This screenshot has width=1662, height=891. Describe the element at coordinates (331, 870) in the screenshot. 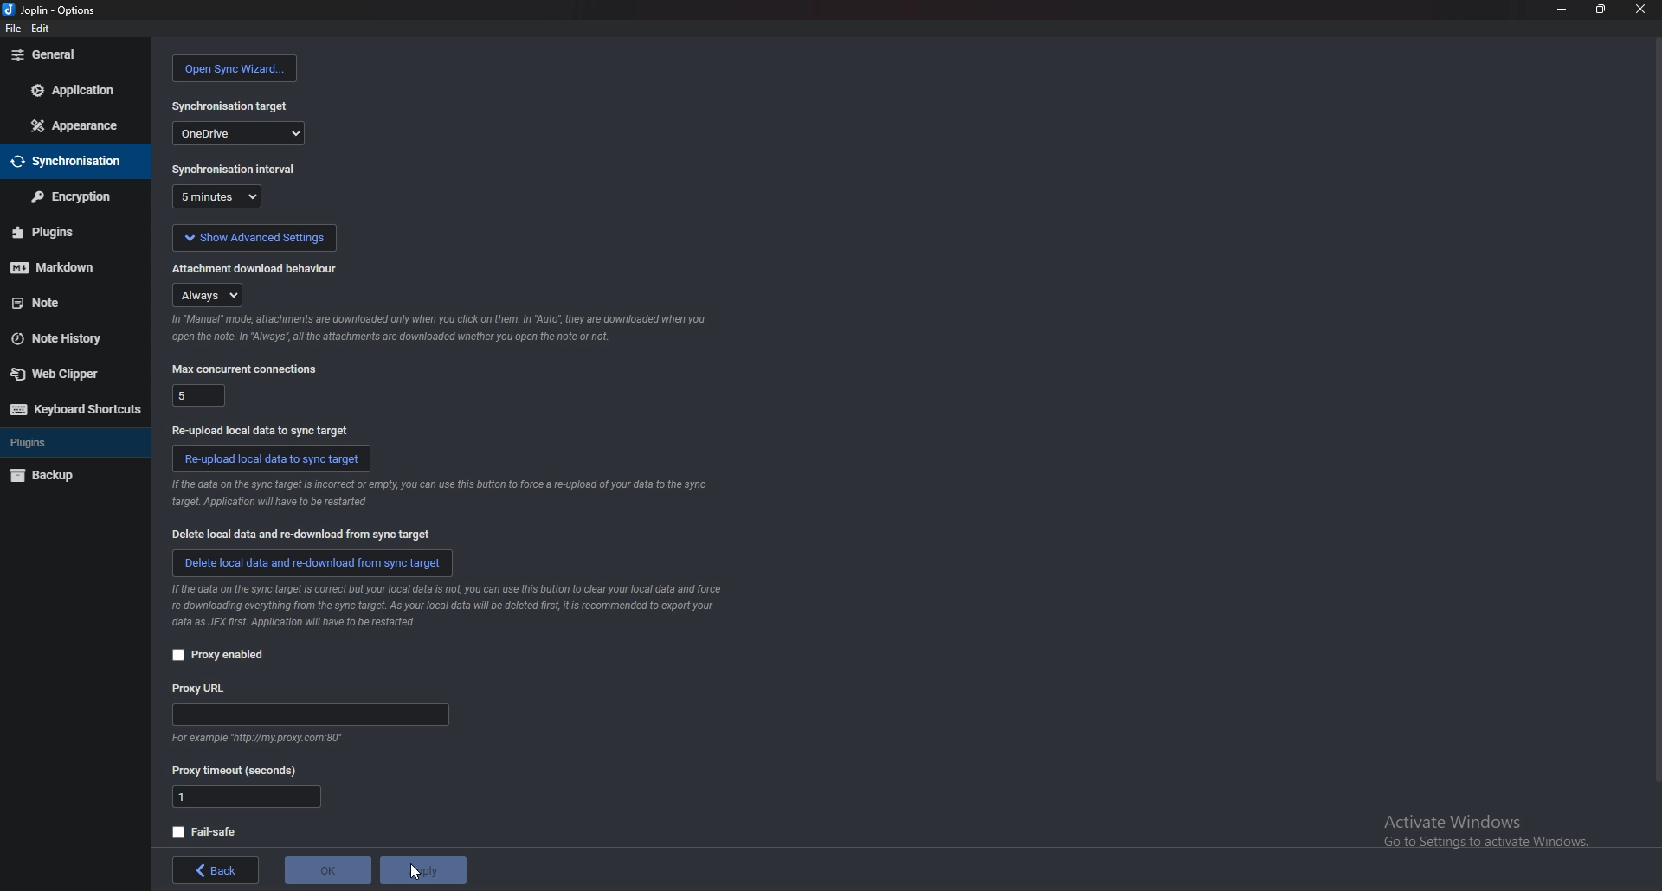

I see `ok` at that location.